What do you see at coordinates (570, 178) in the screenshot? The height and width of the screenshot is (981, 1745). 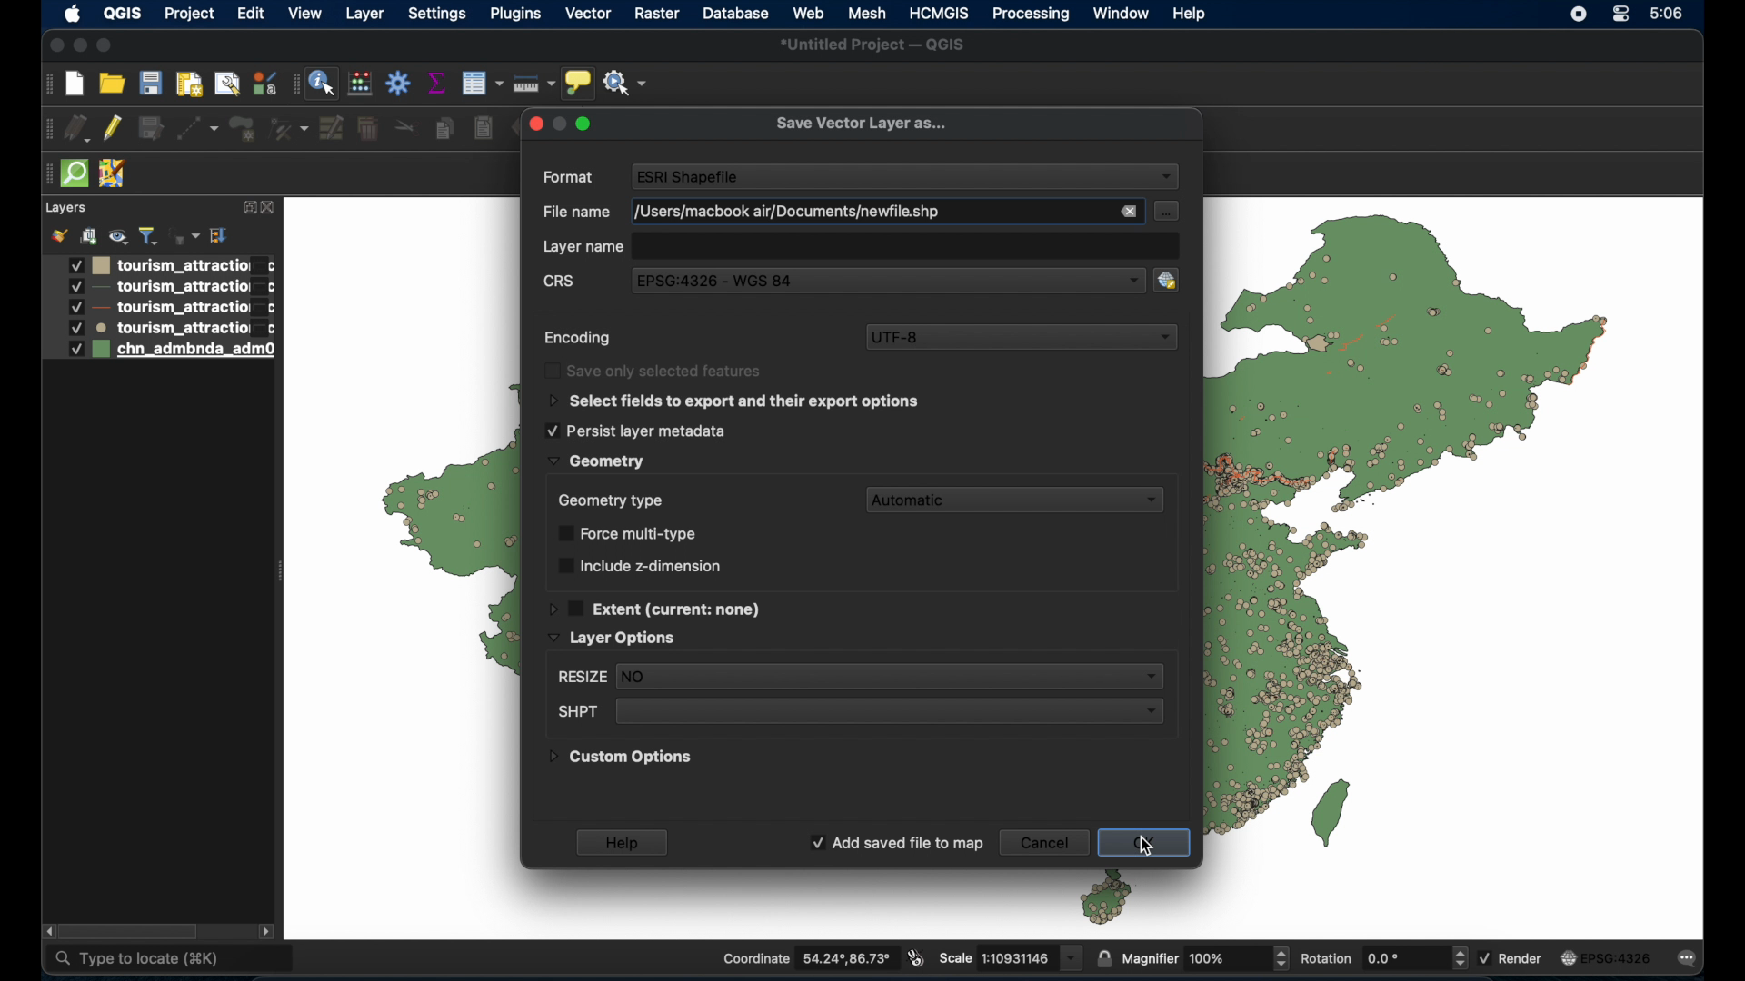 I see `format` at bounding box center [570, 178].